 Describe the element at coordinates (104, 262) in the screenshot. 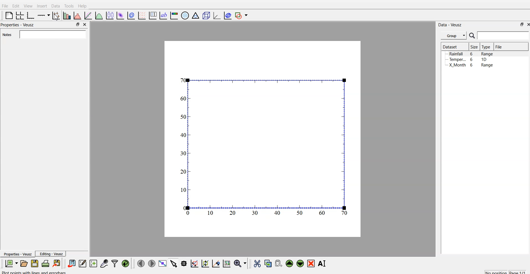

I see `capture a dataset` at that location.